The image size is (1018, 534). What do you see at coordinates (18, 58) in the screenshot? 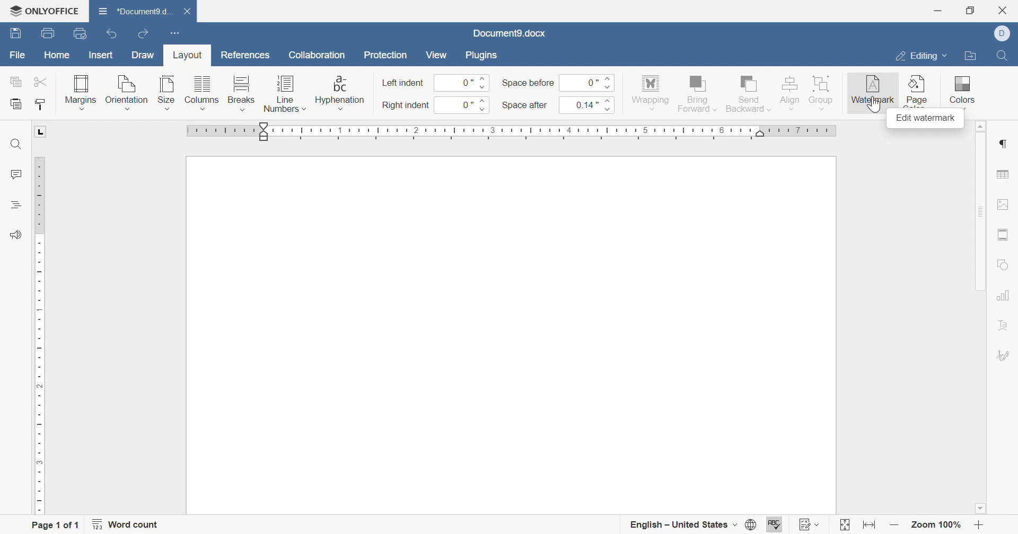
I see `file` at bounding box center [18, 58].